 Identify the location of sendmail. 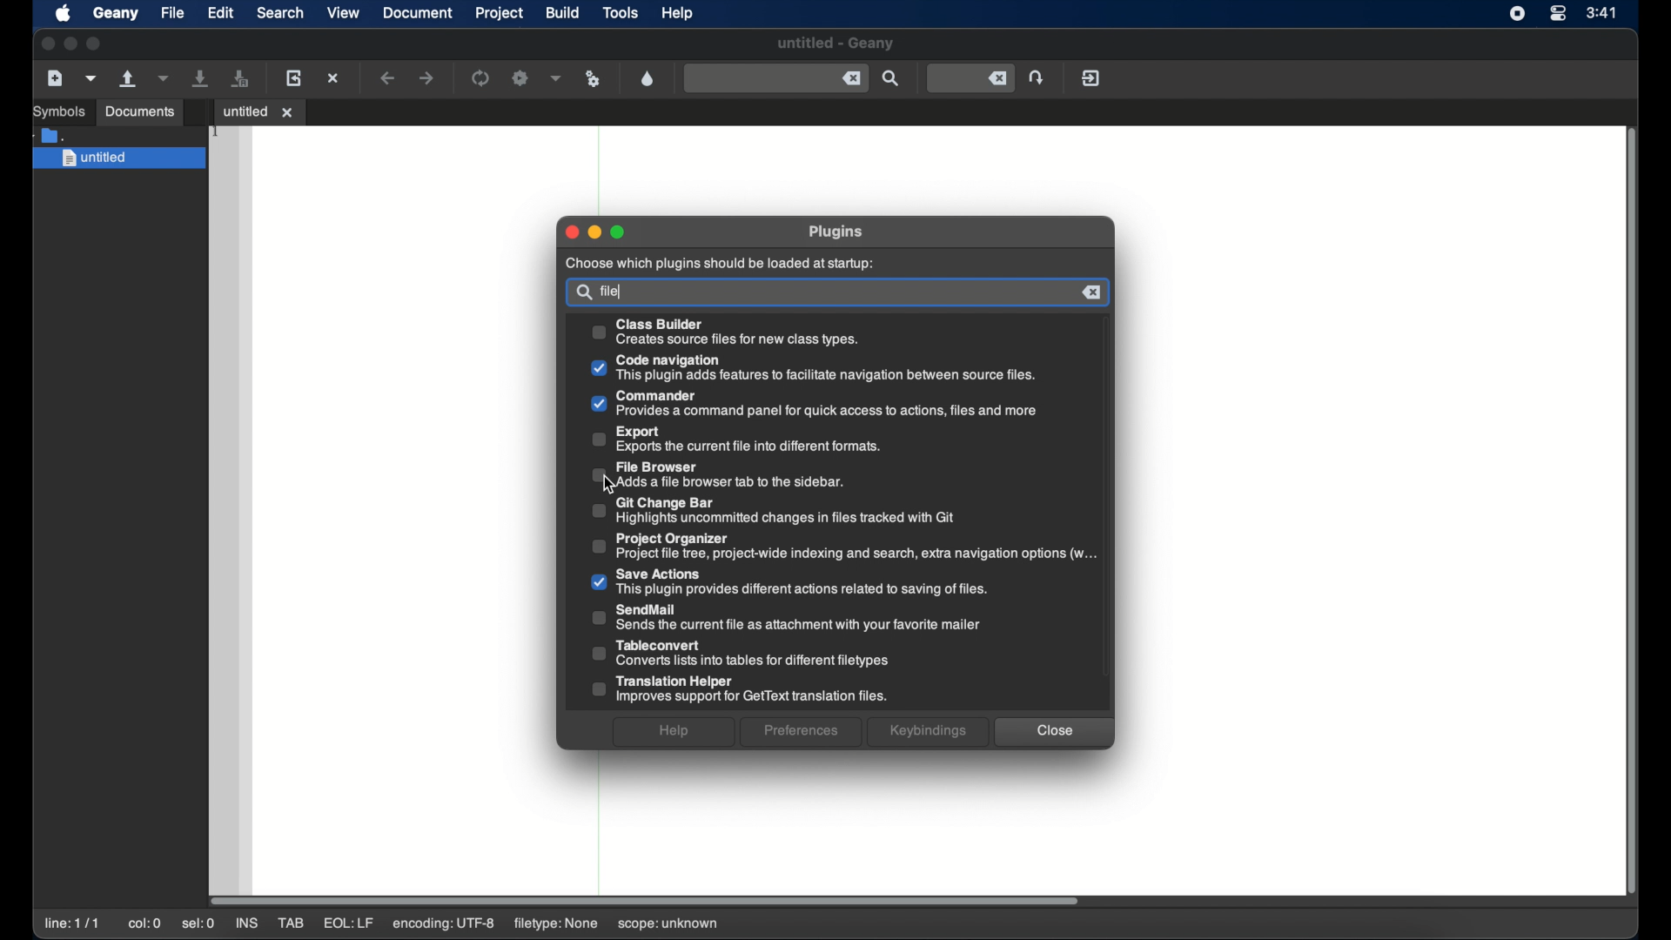
(789, 617).